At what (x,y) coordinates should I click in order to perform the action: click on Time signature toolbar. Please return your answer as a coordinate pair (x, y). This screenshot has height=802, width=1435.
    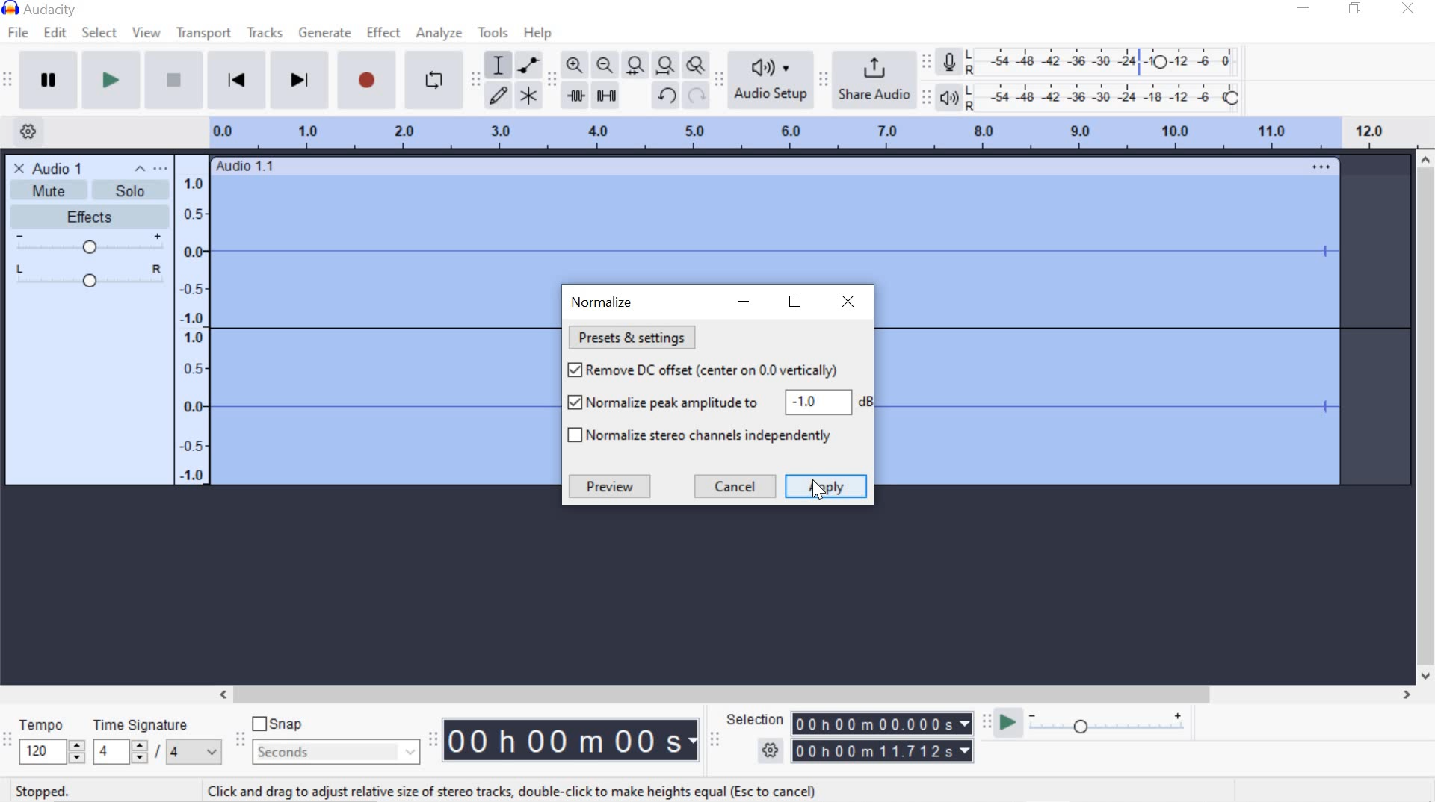
    Looking at the image, I should click on (7, 740).